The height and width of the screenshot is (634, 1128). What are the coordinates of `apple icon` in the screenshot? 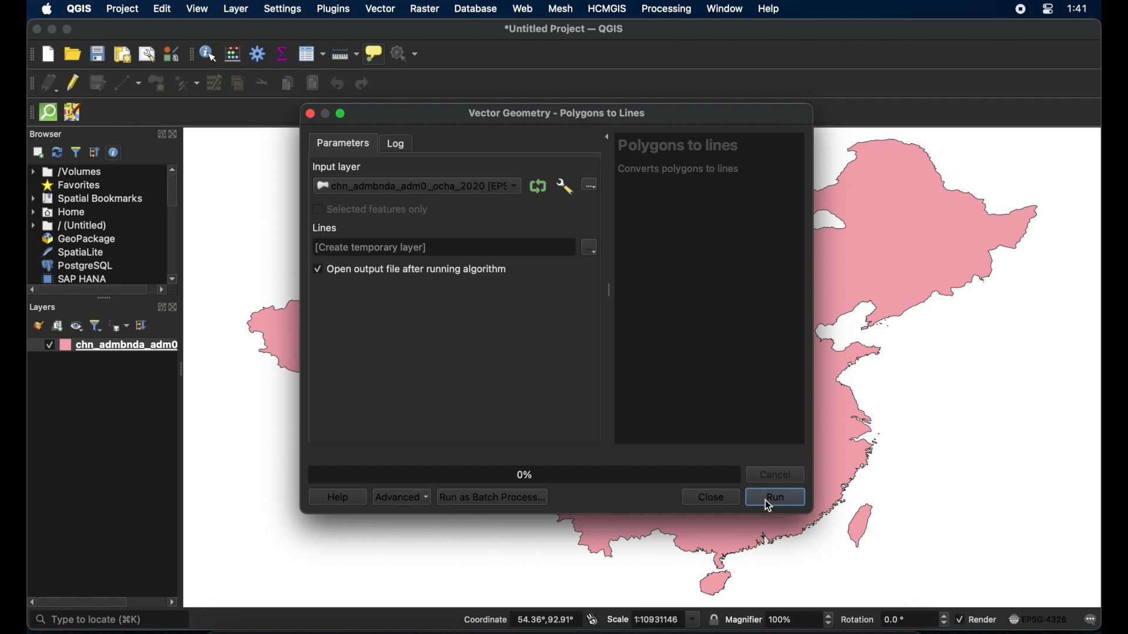 It's located at (47, 9).